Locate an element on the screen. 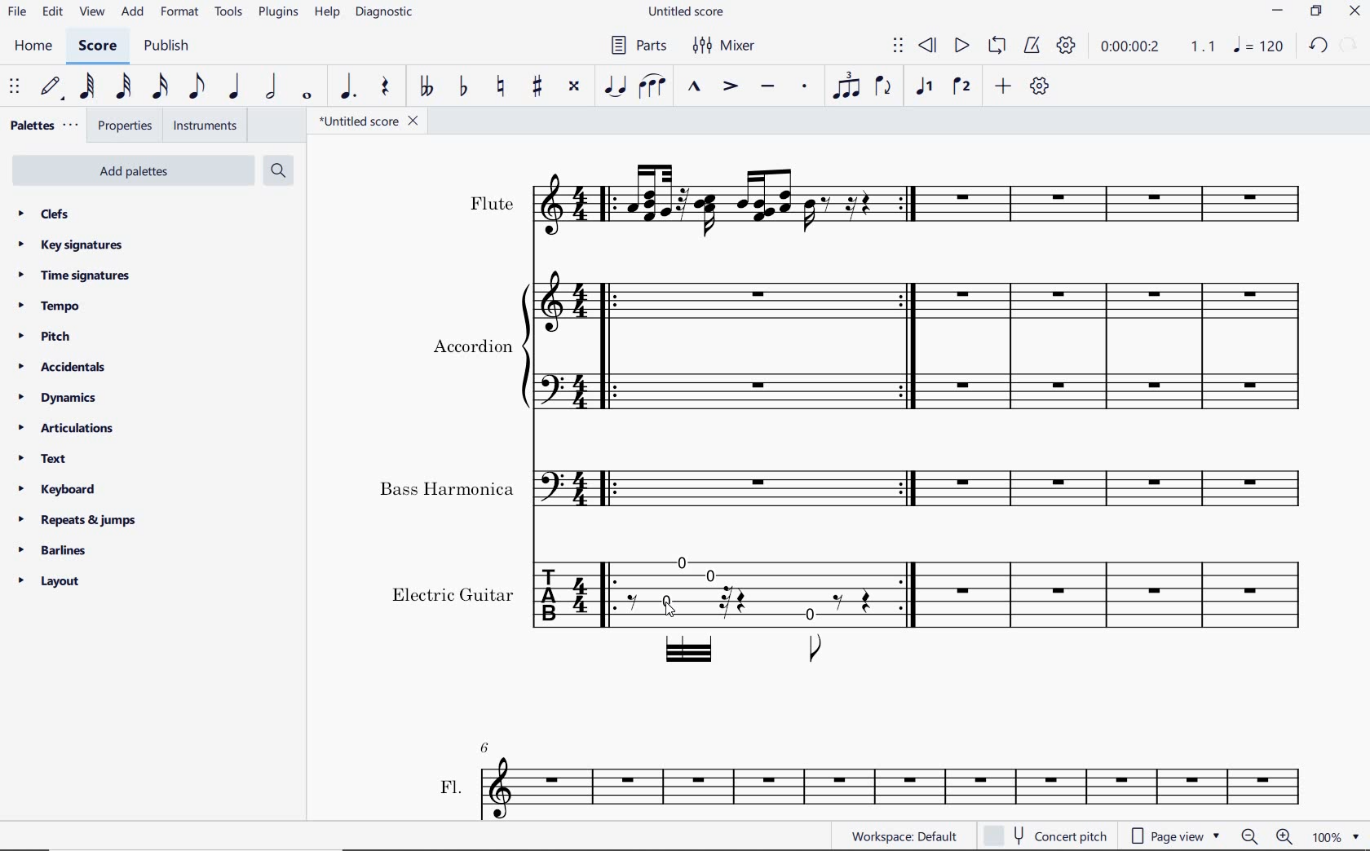  Instrument: Accordion is located at coordinates (867, 349).